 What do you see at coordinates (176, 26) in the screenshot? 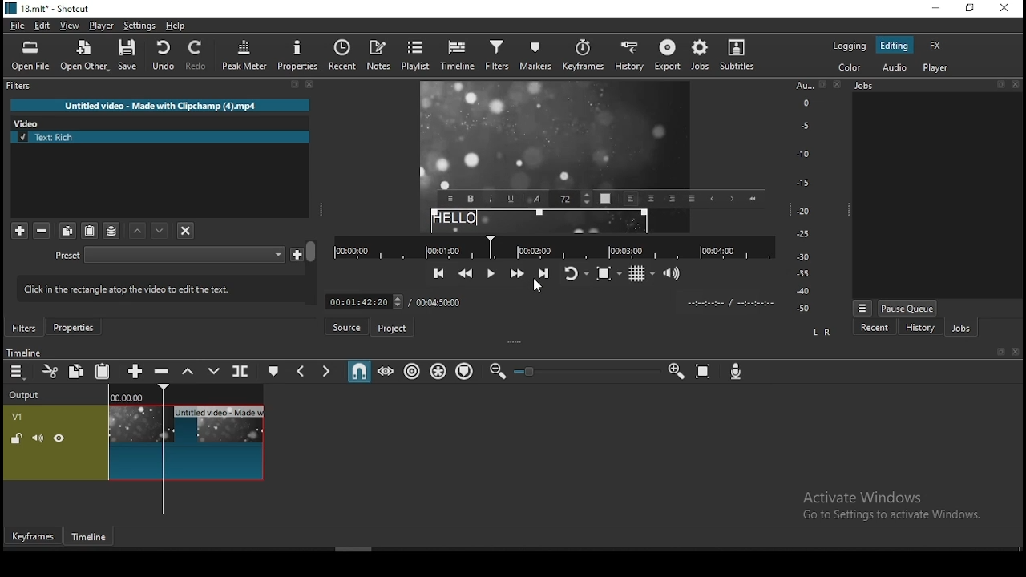
I see `help` at bounding box center [176, 26].